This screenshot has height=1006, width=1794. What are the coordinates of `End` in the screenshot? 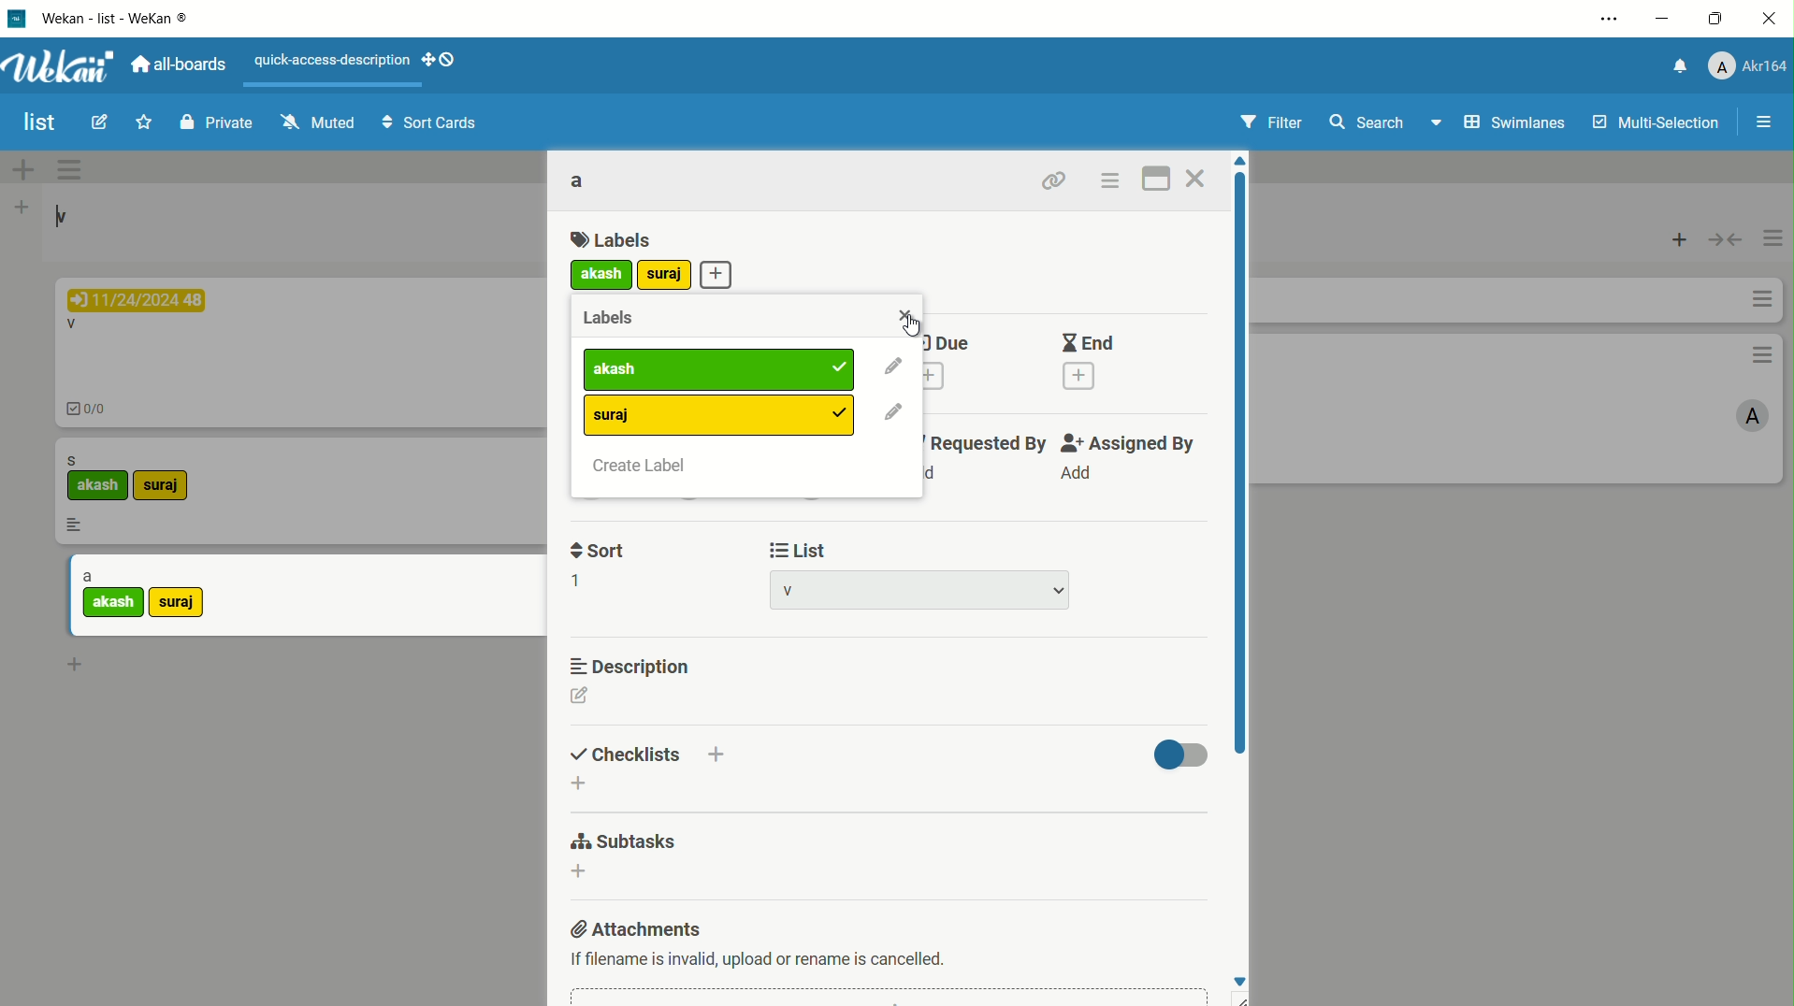 It's located at (1099, 340).